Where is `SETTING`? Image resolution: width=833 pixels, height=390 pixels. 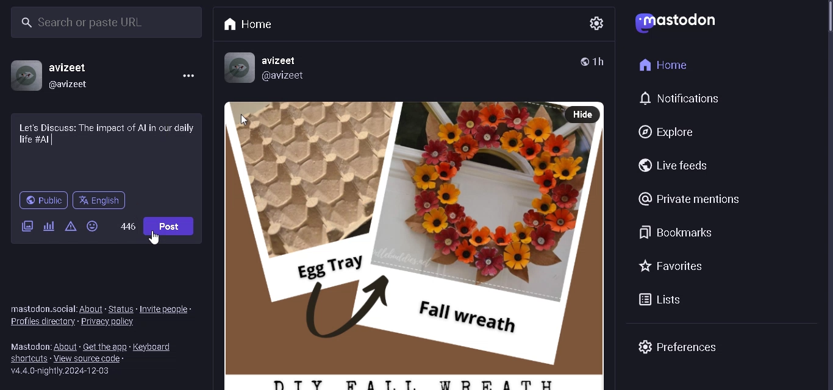
SETTING is located at coordinates (599, 24).